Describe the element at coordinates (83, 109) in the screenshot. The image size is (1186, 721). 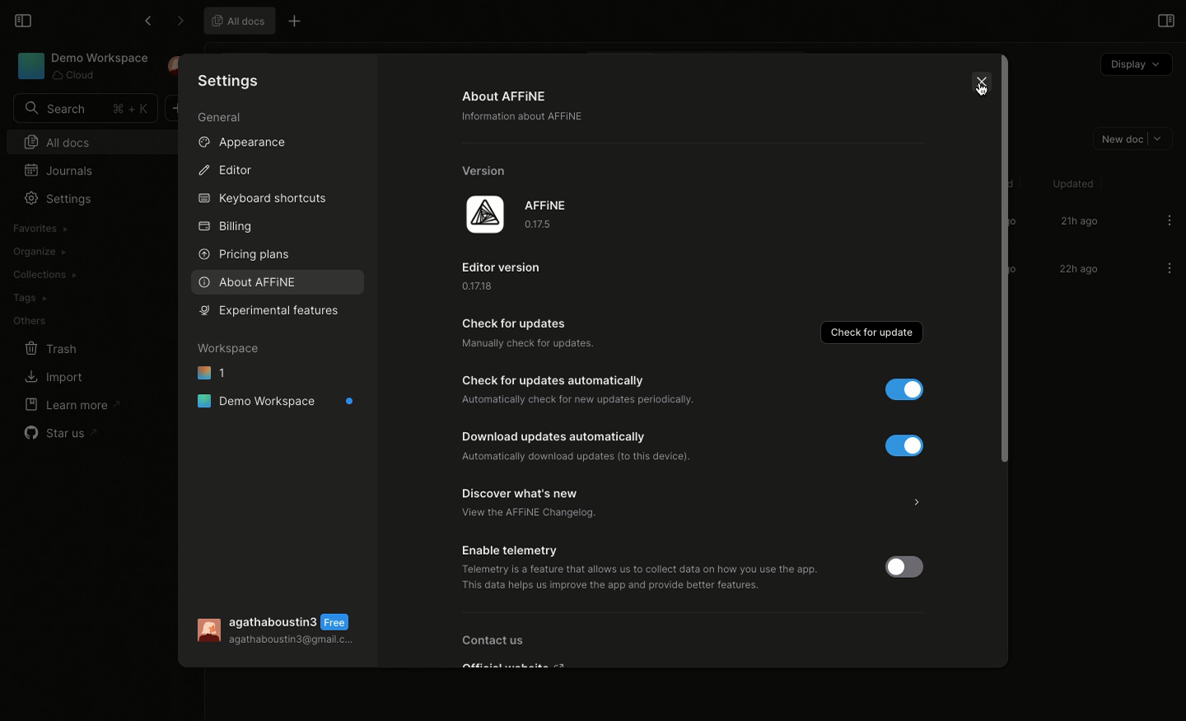
I see `Search bar` at that location.